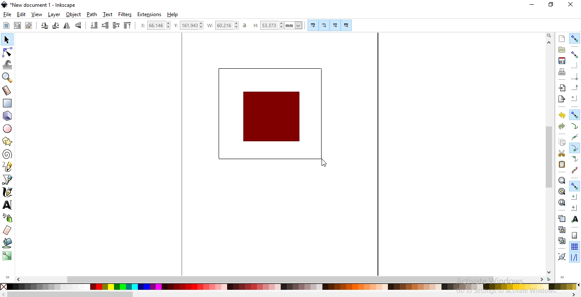 This screenshot has width=581, height=297. What do you see at coordinates (7, 192) in the screenshot?
I see `draw calligraphic or brush strokes` at bounding box center [7, 192].